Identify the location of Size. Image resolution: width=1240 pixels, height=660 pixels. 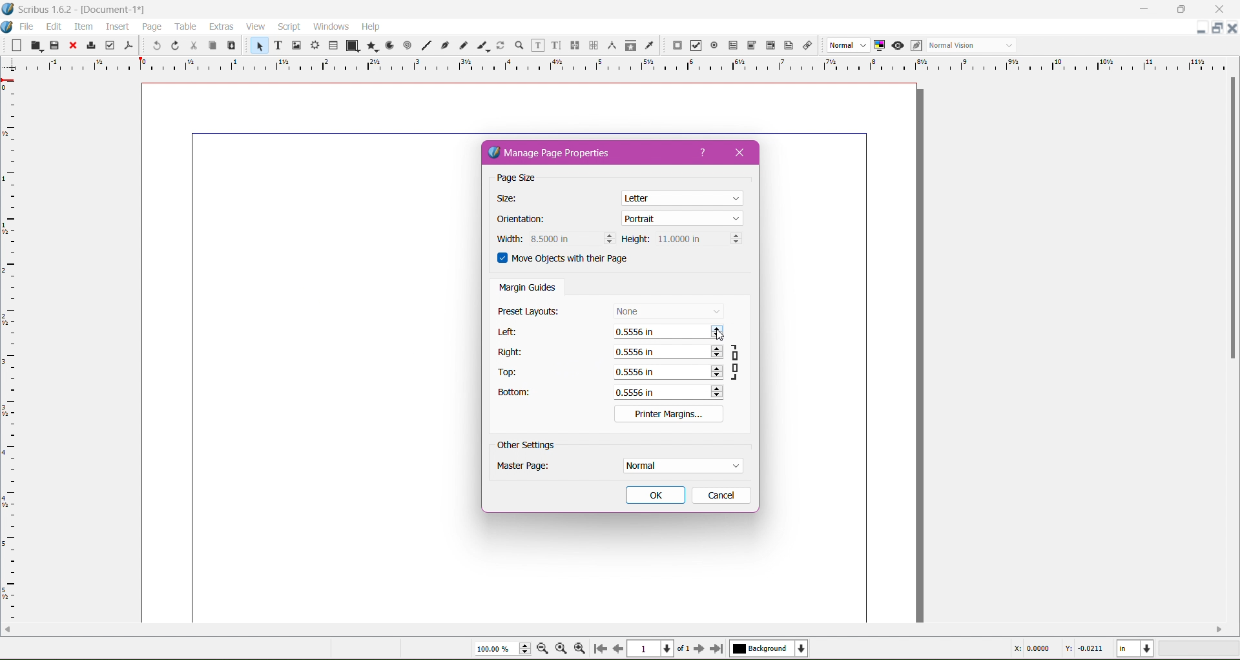
(513, 199).